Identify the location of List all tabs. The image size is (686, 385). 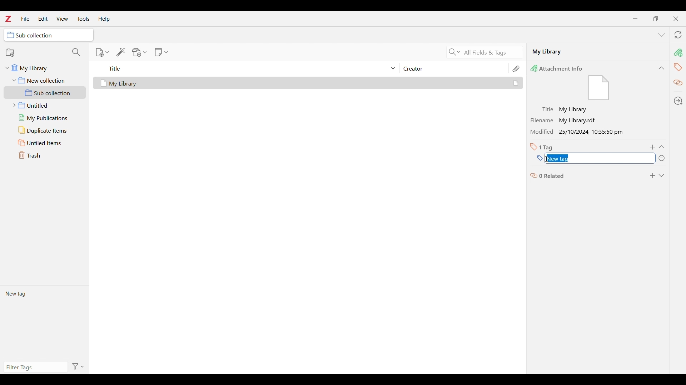
(662, 35).